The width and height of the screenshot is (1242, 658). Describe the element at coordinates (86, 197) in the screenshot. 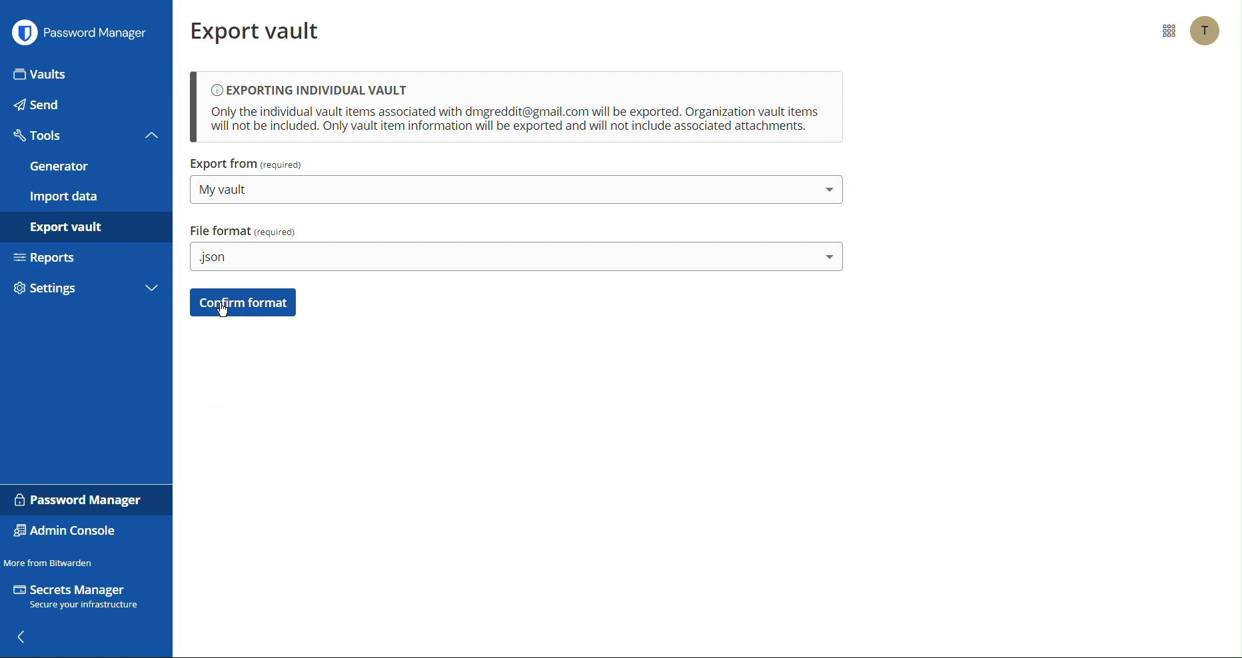

I see `Import data` at that location.